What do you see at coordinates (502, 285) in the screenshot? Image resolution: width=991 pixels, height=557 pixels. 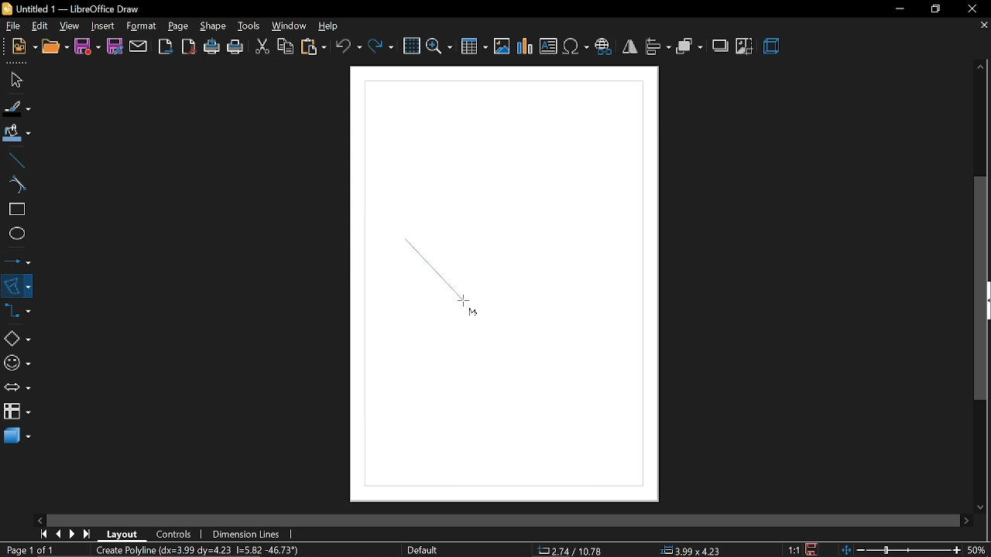 I see `Canvas` at bounding box center [502, 285].